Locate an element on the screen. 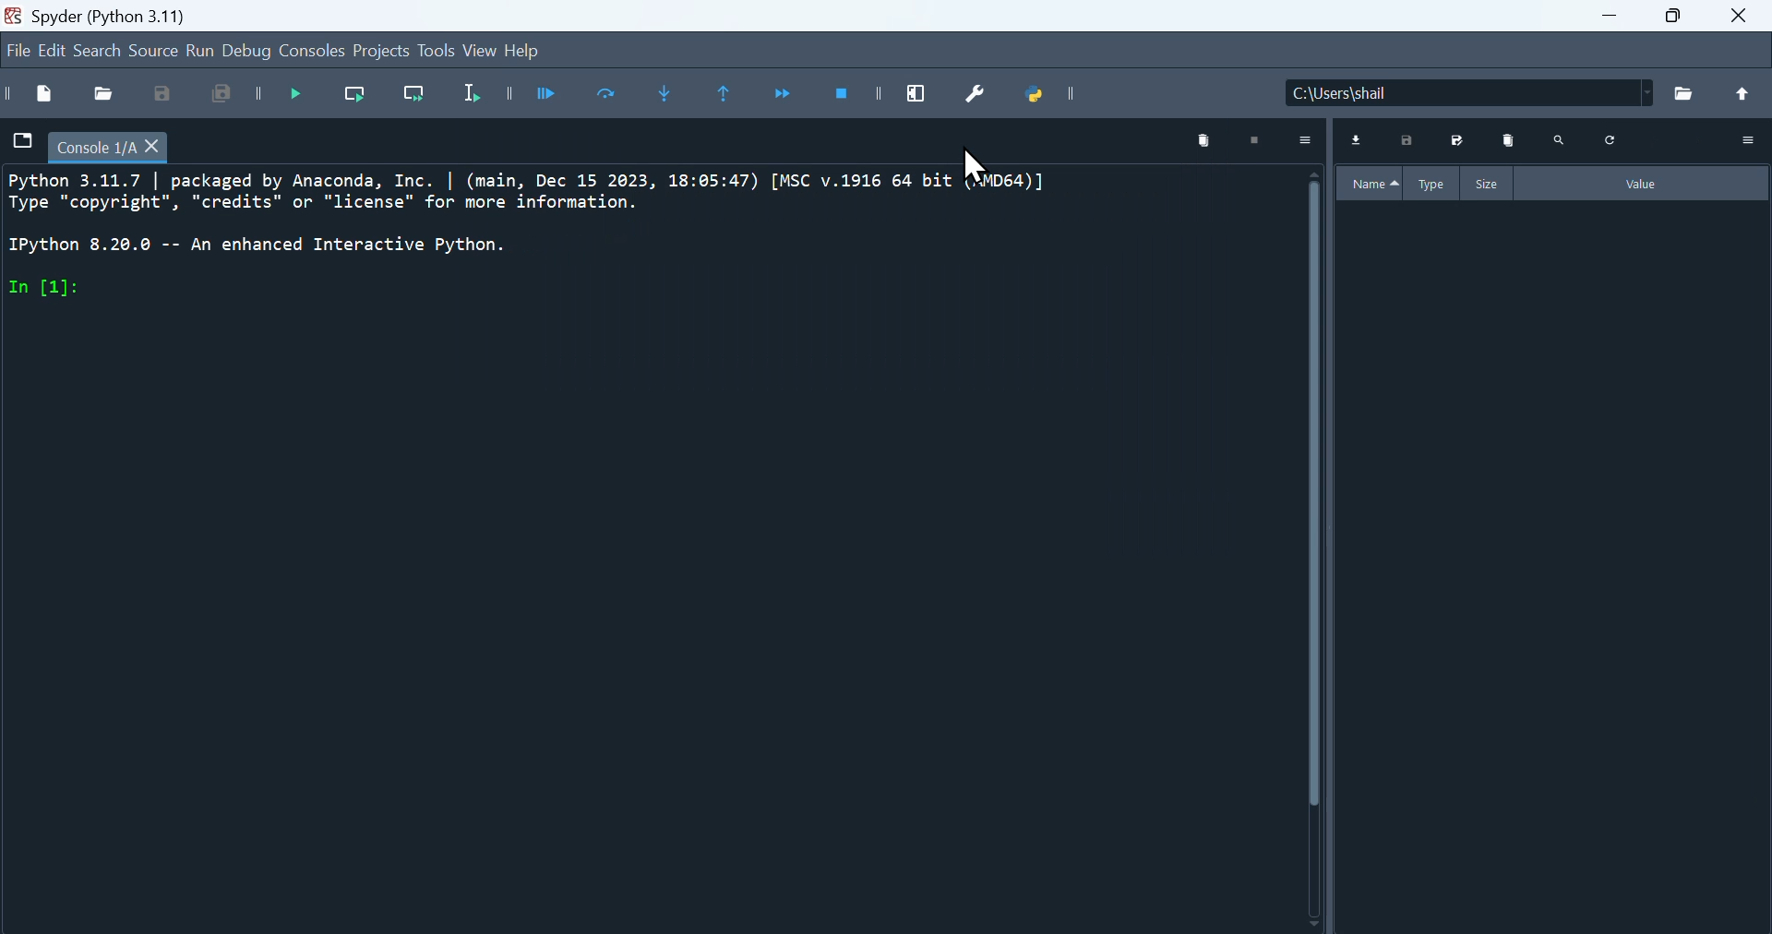 Image resolution: width=1772 pixels, height=934 pixels. Spyder is located at coordinates (143, 13).